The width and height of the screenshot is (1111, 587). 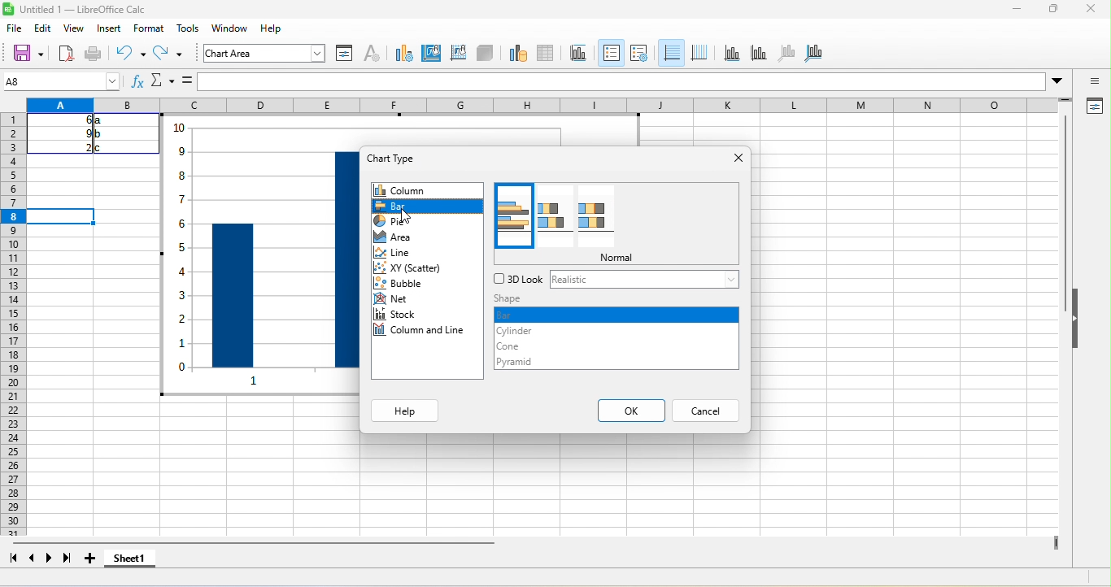 What do you see at coordinates (403, 158) in the screenshot?
I see `chart type` at bounding box center [403, 158].